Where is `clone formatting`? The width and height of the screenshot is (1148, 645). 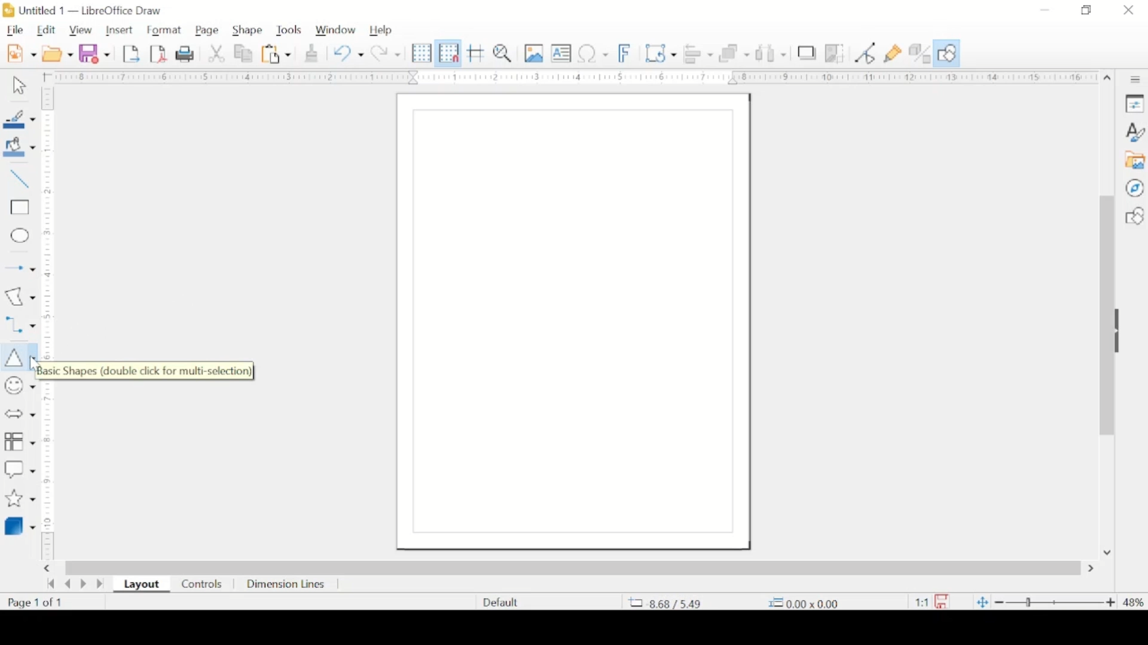 clone formatting is located at coordinates (312, 53).